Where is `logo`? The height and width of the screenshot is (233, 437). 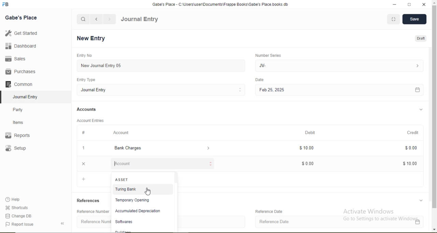
logo is located at coordinates (6, 4).